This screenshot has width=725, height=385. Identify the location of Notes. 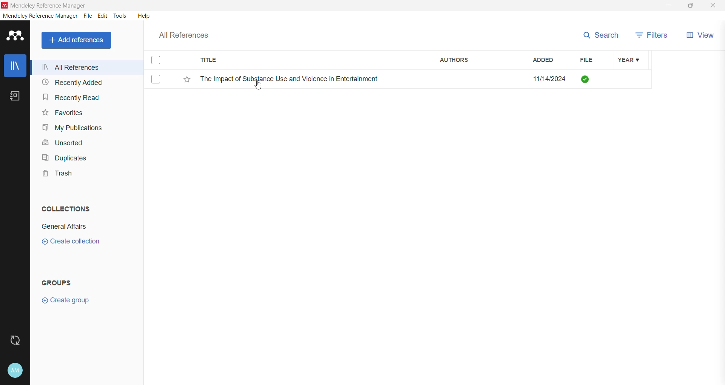
(17, 97).